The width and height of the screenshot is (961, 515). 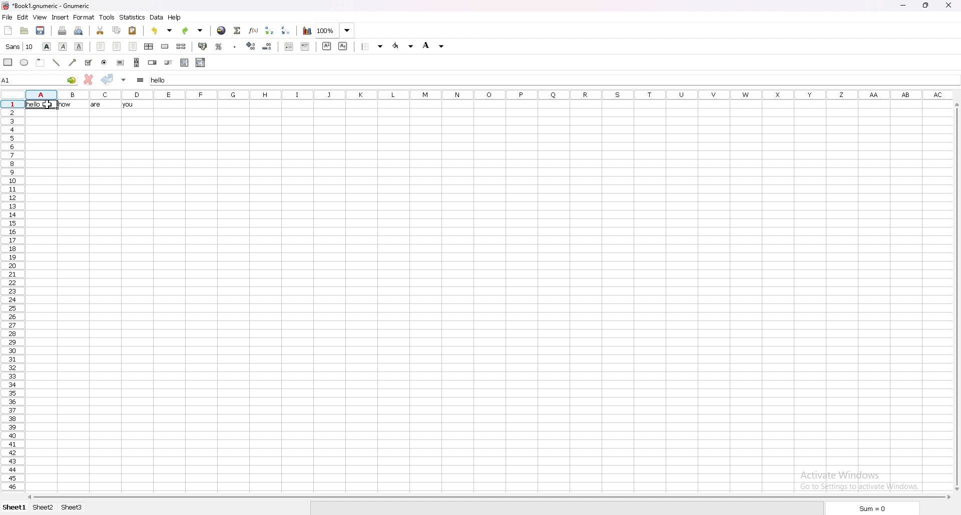 What do you see at coordinates (176, 17) in the screenshot?
I see `help` at bounding box center [176, 17].